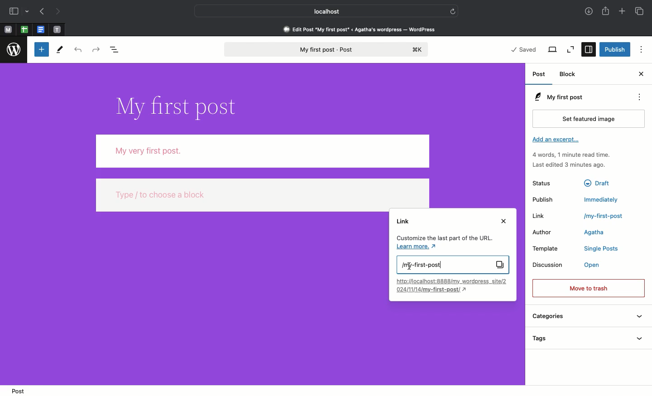  Describe the element at coordinates (452, 286) in the screenshot. I see `Link` at that location.